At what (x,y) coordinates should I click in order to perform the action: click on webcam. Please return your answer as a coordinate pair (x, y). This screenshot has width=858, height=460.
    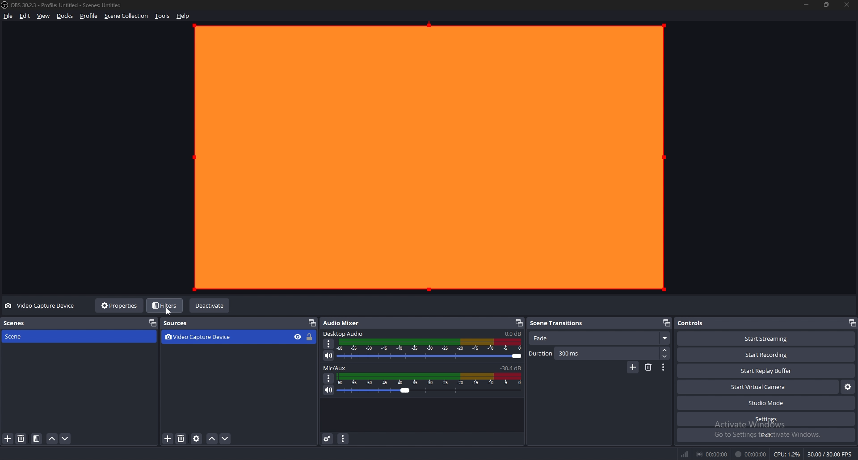
    Looking at the image, I should click on (428, 157).